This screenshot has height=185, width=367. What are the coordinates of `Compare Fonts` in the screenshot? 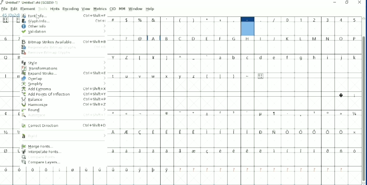 It's located at (39, 157).